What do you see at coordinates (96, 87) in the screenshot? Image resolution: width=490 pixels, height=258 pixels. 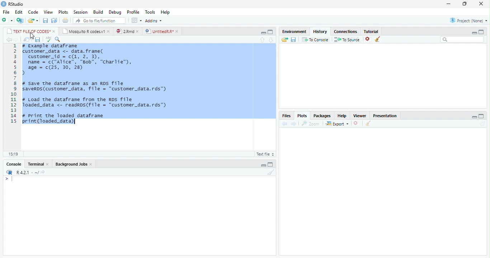 I see `# Save the dataframe as an RDS file
saverDs(customer_data, file = "customer_data.rds")` at bounding box center [96, 87].